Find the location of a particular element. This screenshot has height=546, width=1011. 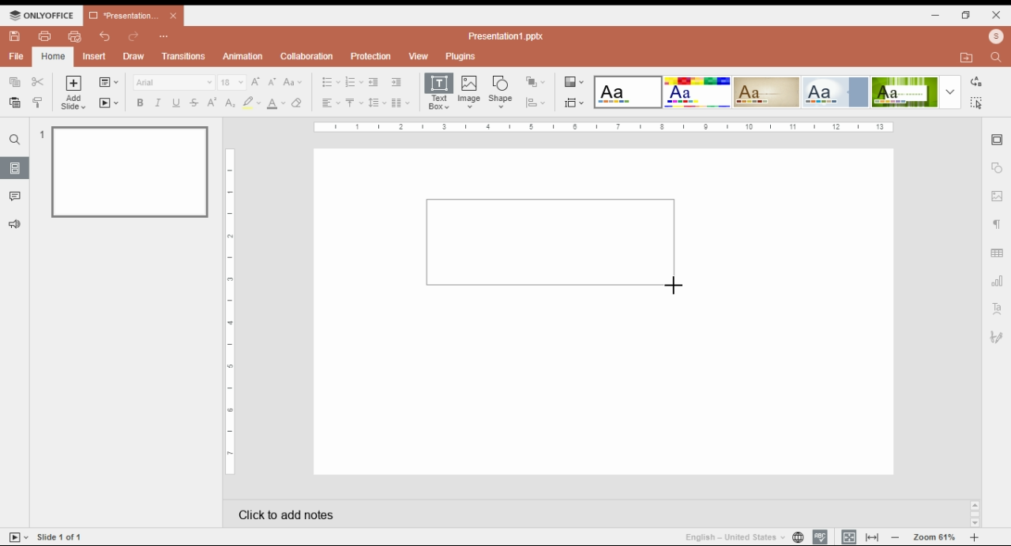

1 is located at coordinates (40, 134).